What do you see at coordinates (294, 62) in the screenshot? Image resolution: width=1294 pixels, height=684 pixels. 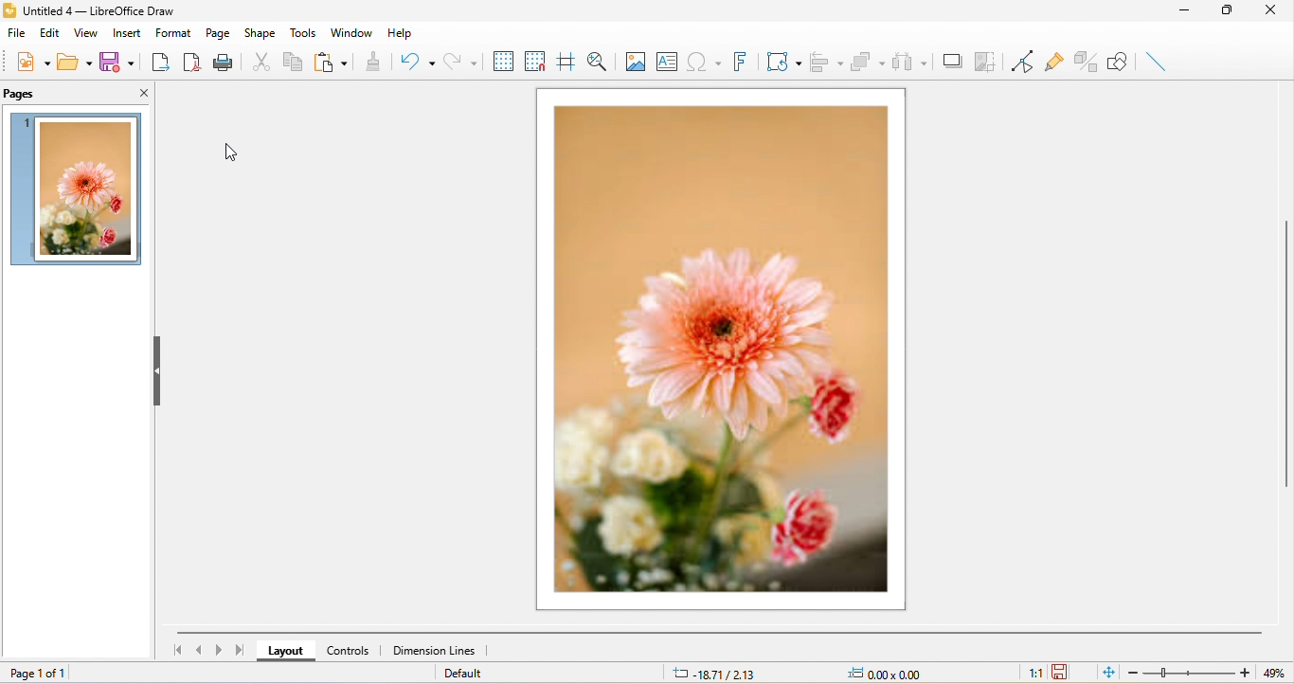 I see `copy` at bounding box center [294, 62].